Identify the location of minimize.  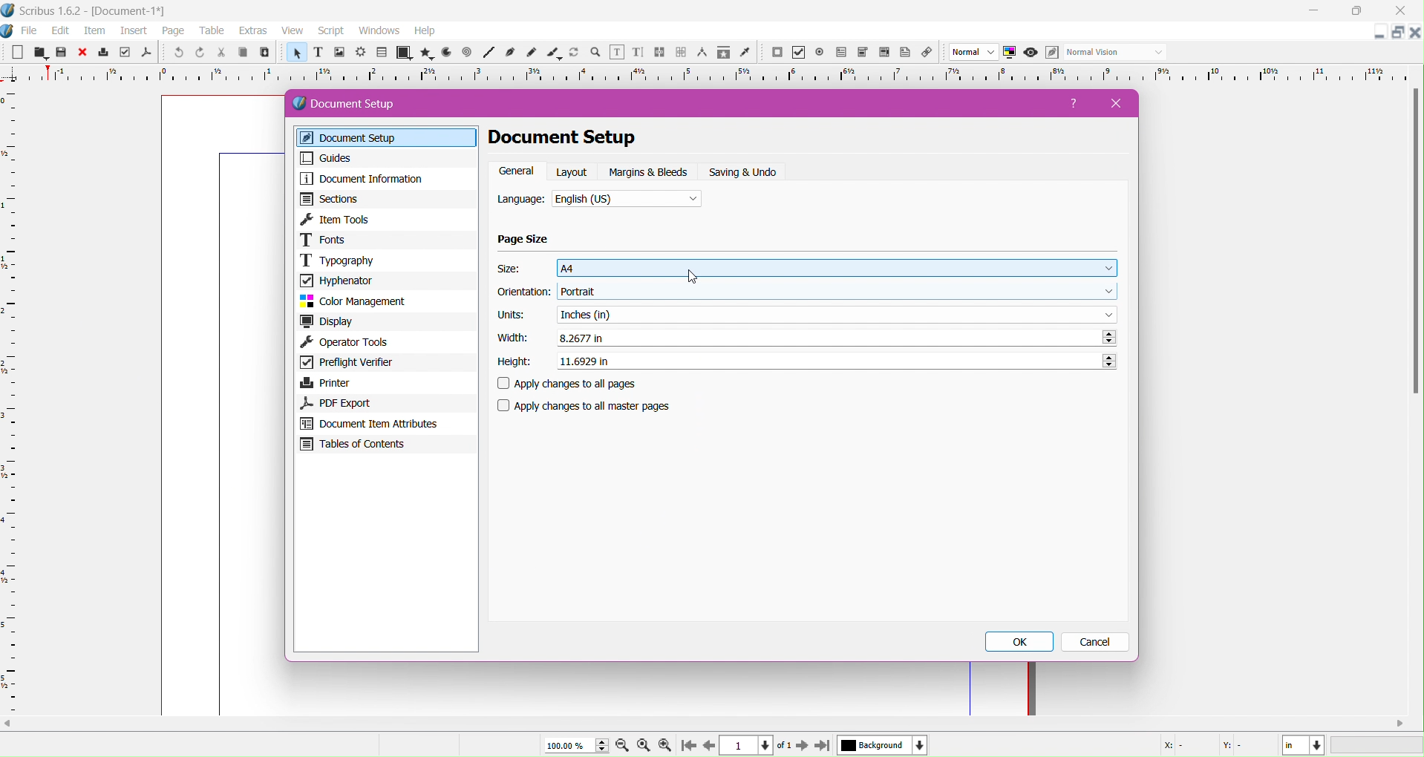
(1314, 11).